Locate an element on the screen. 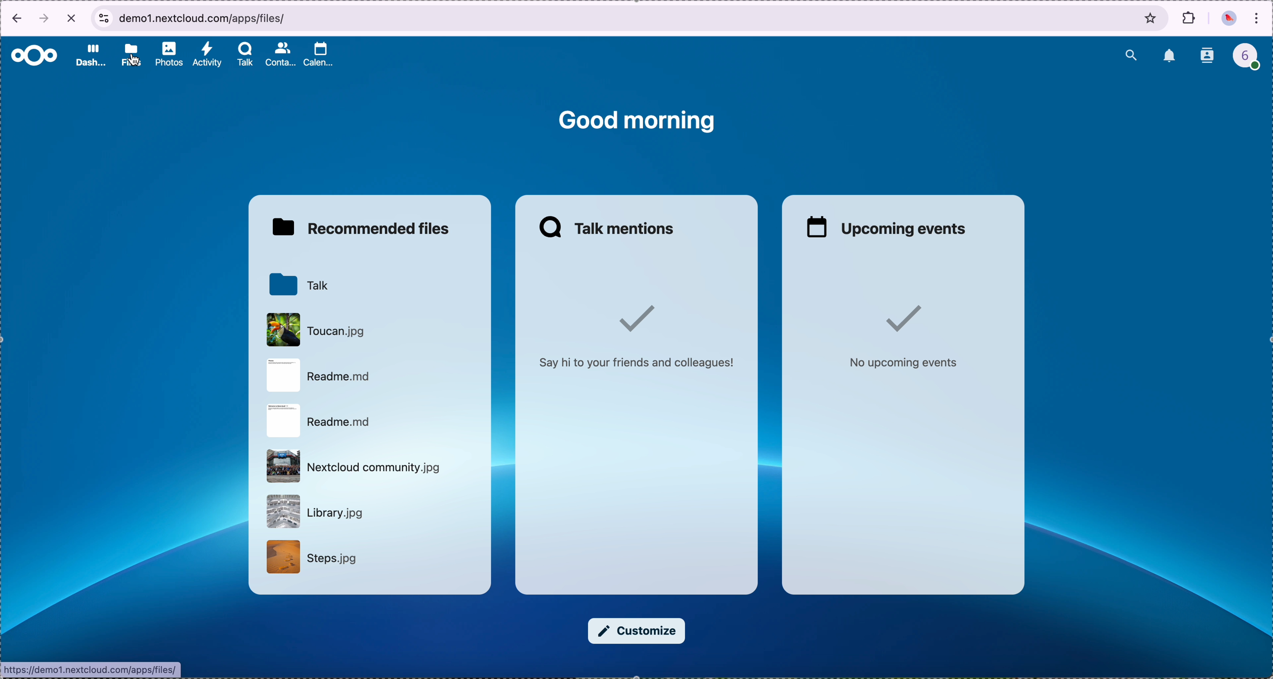  toucan.jpg is located at coordinates (317, 330).